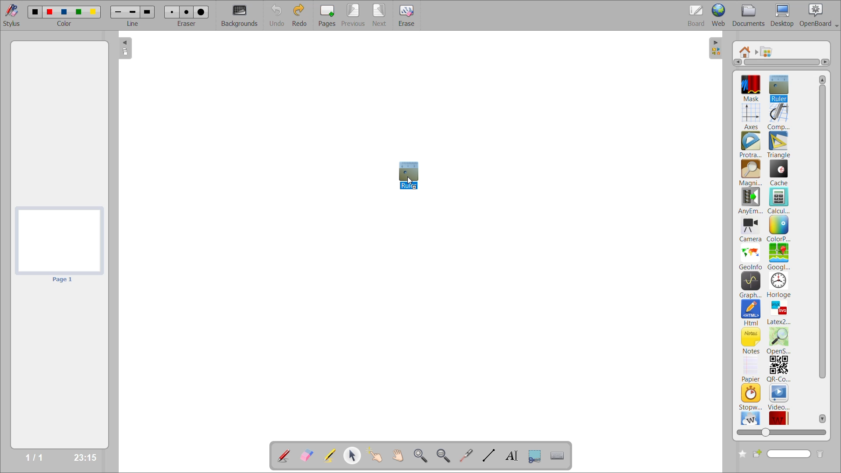  I want to click on delete, so click(820, 454).